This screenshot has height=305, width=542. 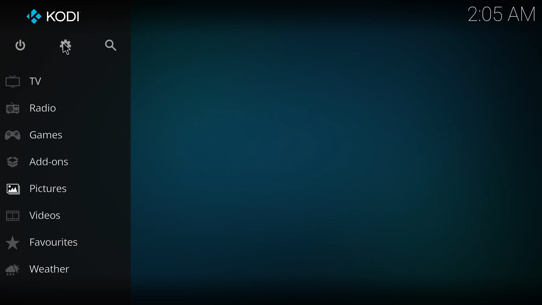 I want to click on search, so click(x=108, y=46).